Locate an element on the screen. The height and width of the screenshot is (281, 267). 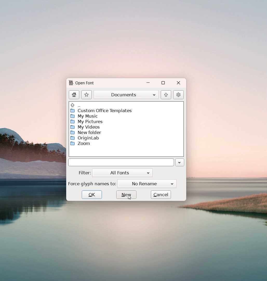
Force glyph name to: is located at coordinates (92, 183).